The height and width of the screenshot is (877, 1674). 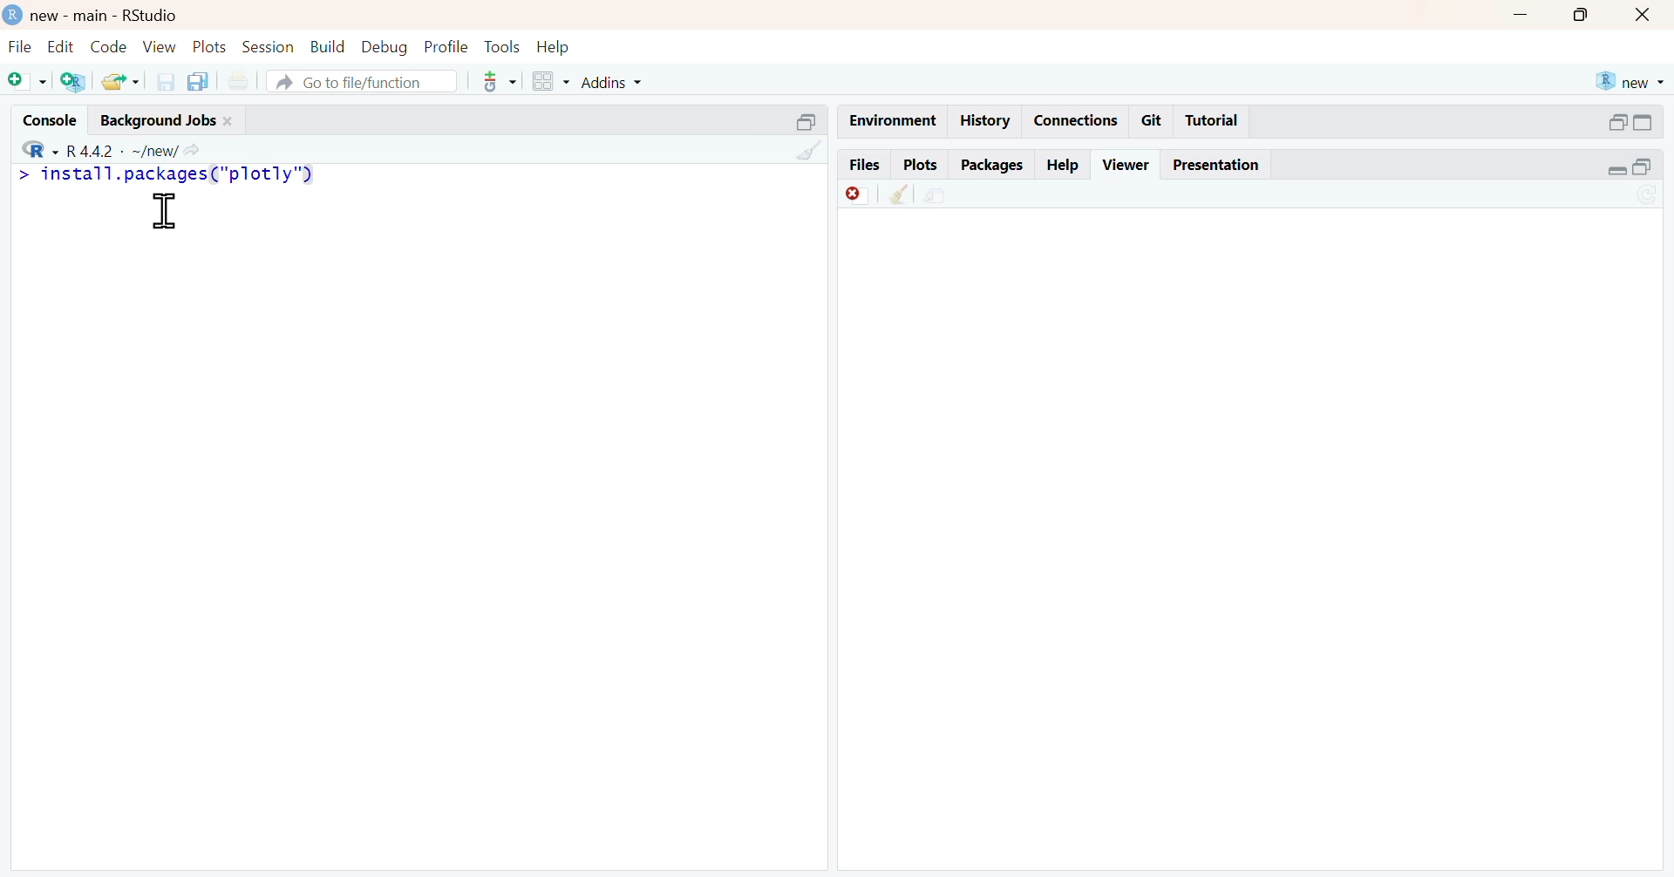 I want to click on presentation, so click(x=1219, y=165).